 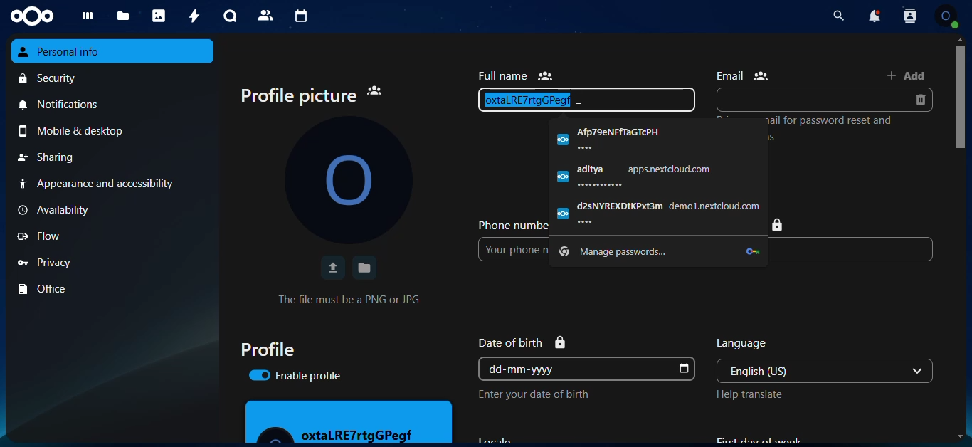 What do you see at coordinates (348, 179) in the screenshot?
I see `profile picture` at bounding box center [348, 179].